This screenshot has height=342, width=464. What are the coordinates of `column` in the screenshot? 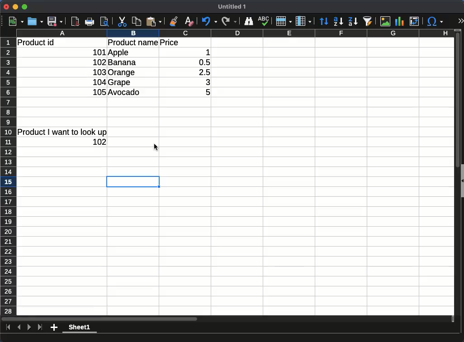 It's located at (303, 21).